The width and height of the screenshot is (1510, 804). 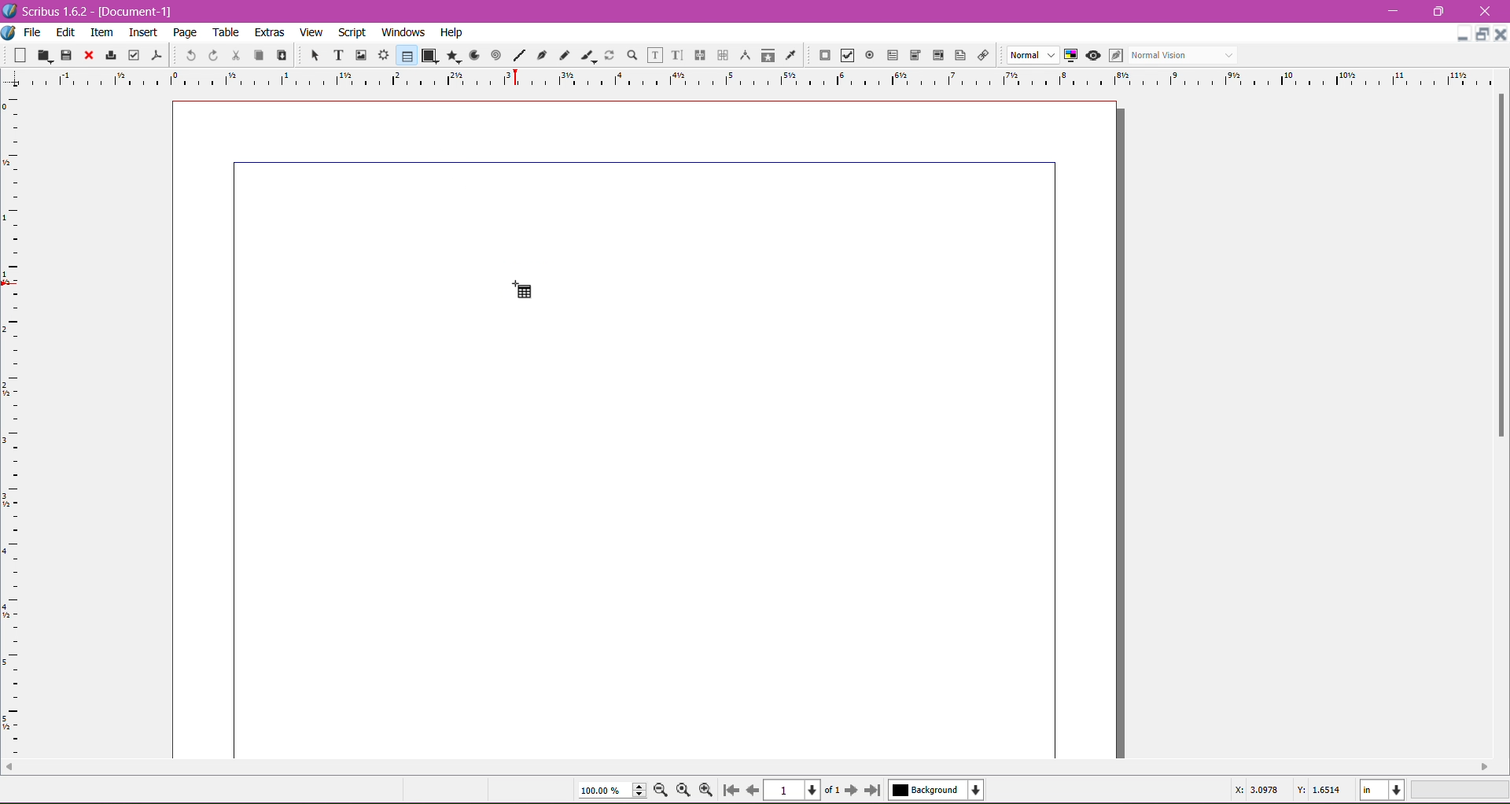 I want to click on Previous page, so click(x=752, y=789).